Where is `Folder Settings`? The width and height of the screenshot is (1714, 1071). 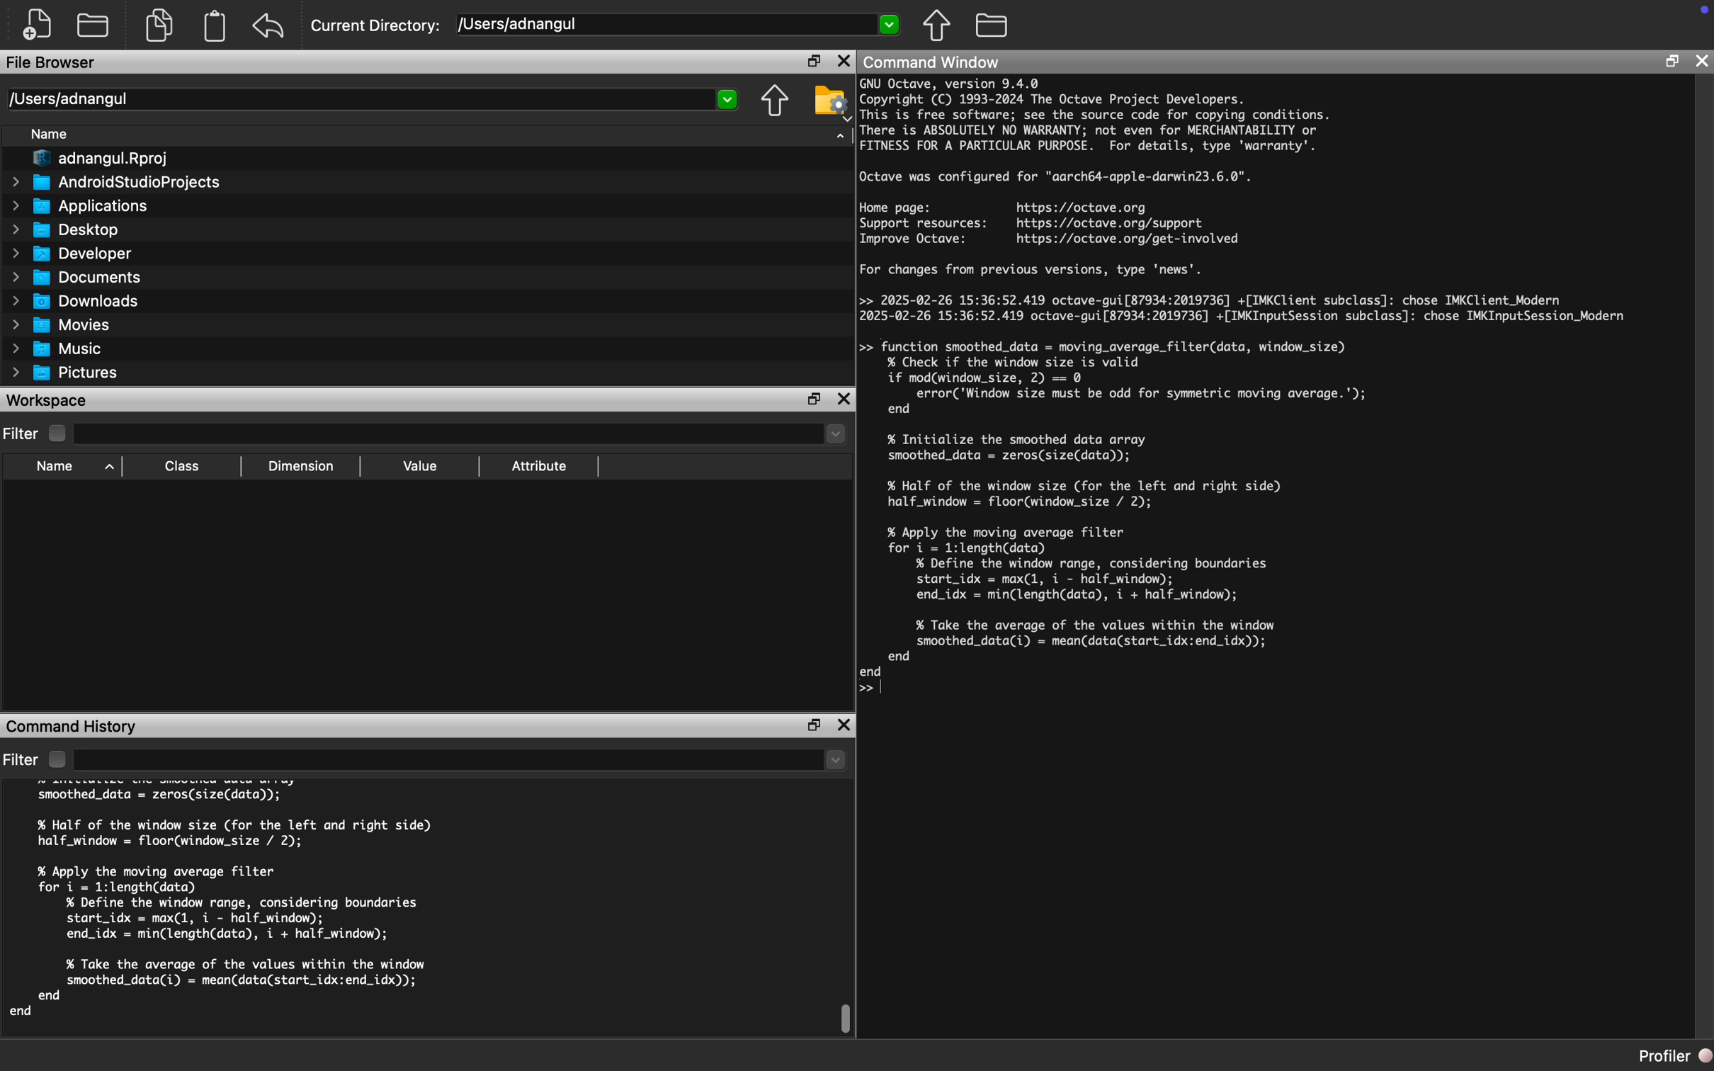
Folder Settings is located at coordinates (831, 103).